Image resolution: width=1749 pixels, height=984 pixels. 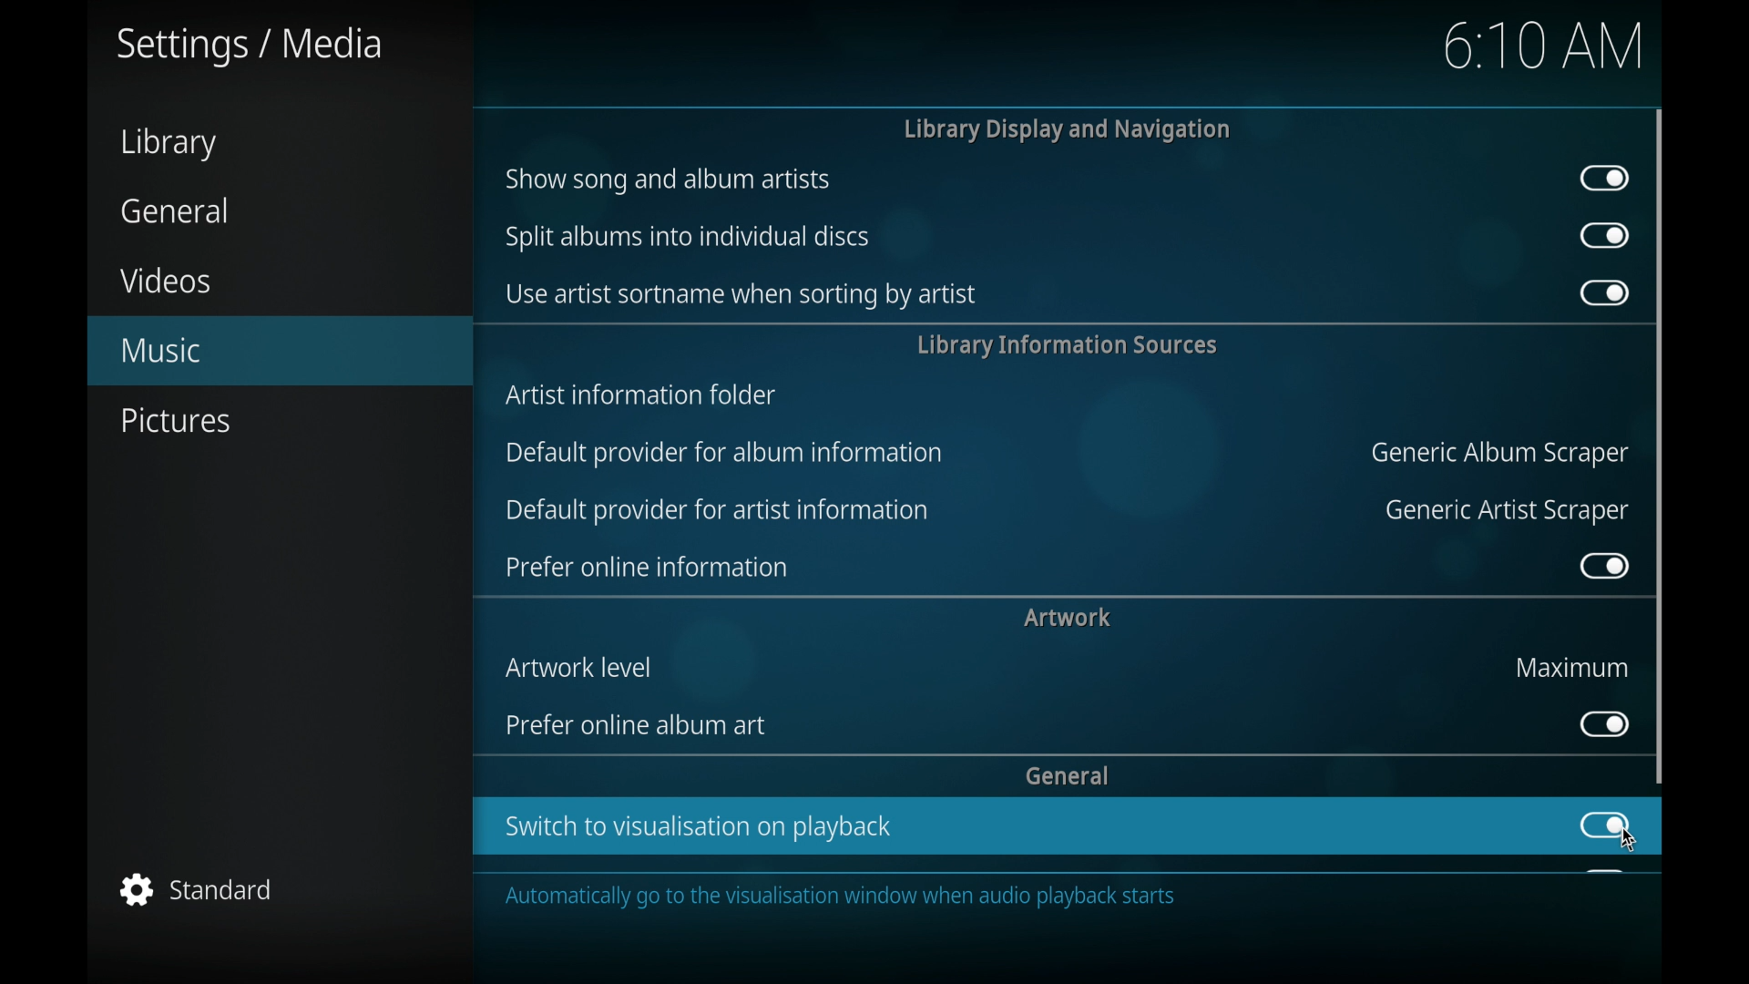 I want to click on standard, so click(x=199, y=889).